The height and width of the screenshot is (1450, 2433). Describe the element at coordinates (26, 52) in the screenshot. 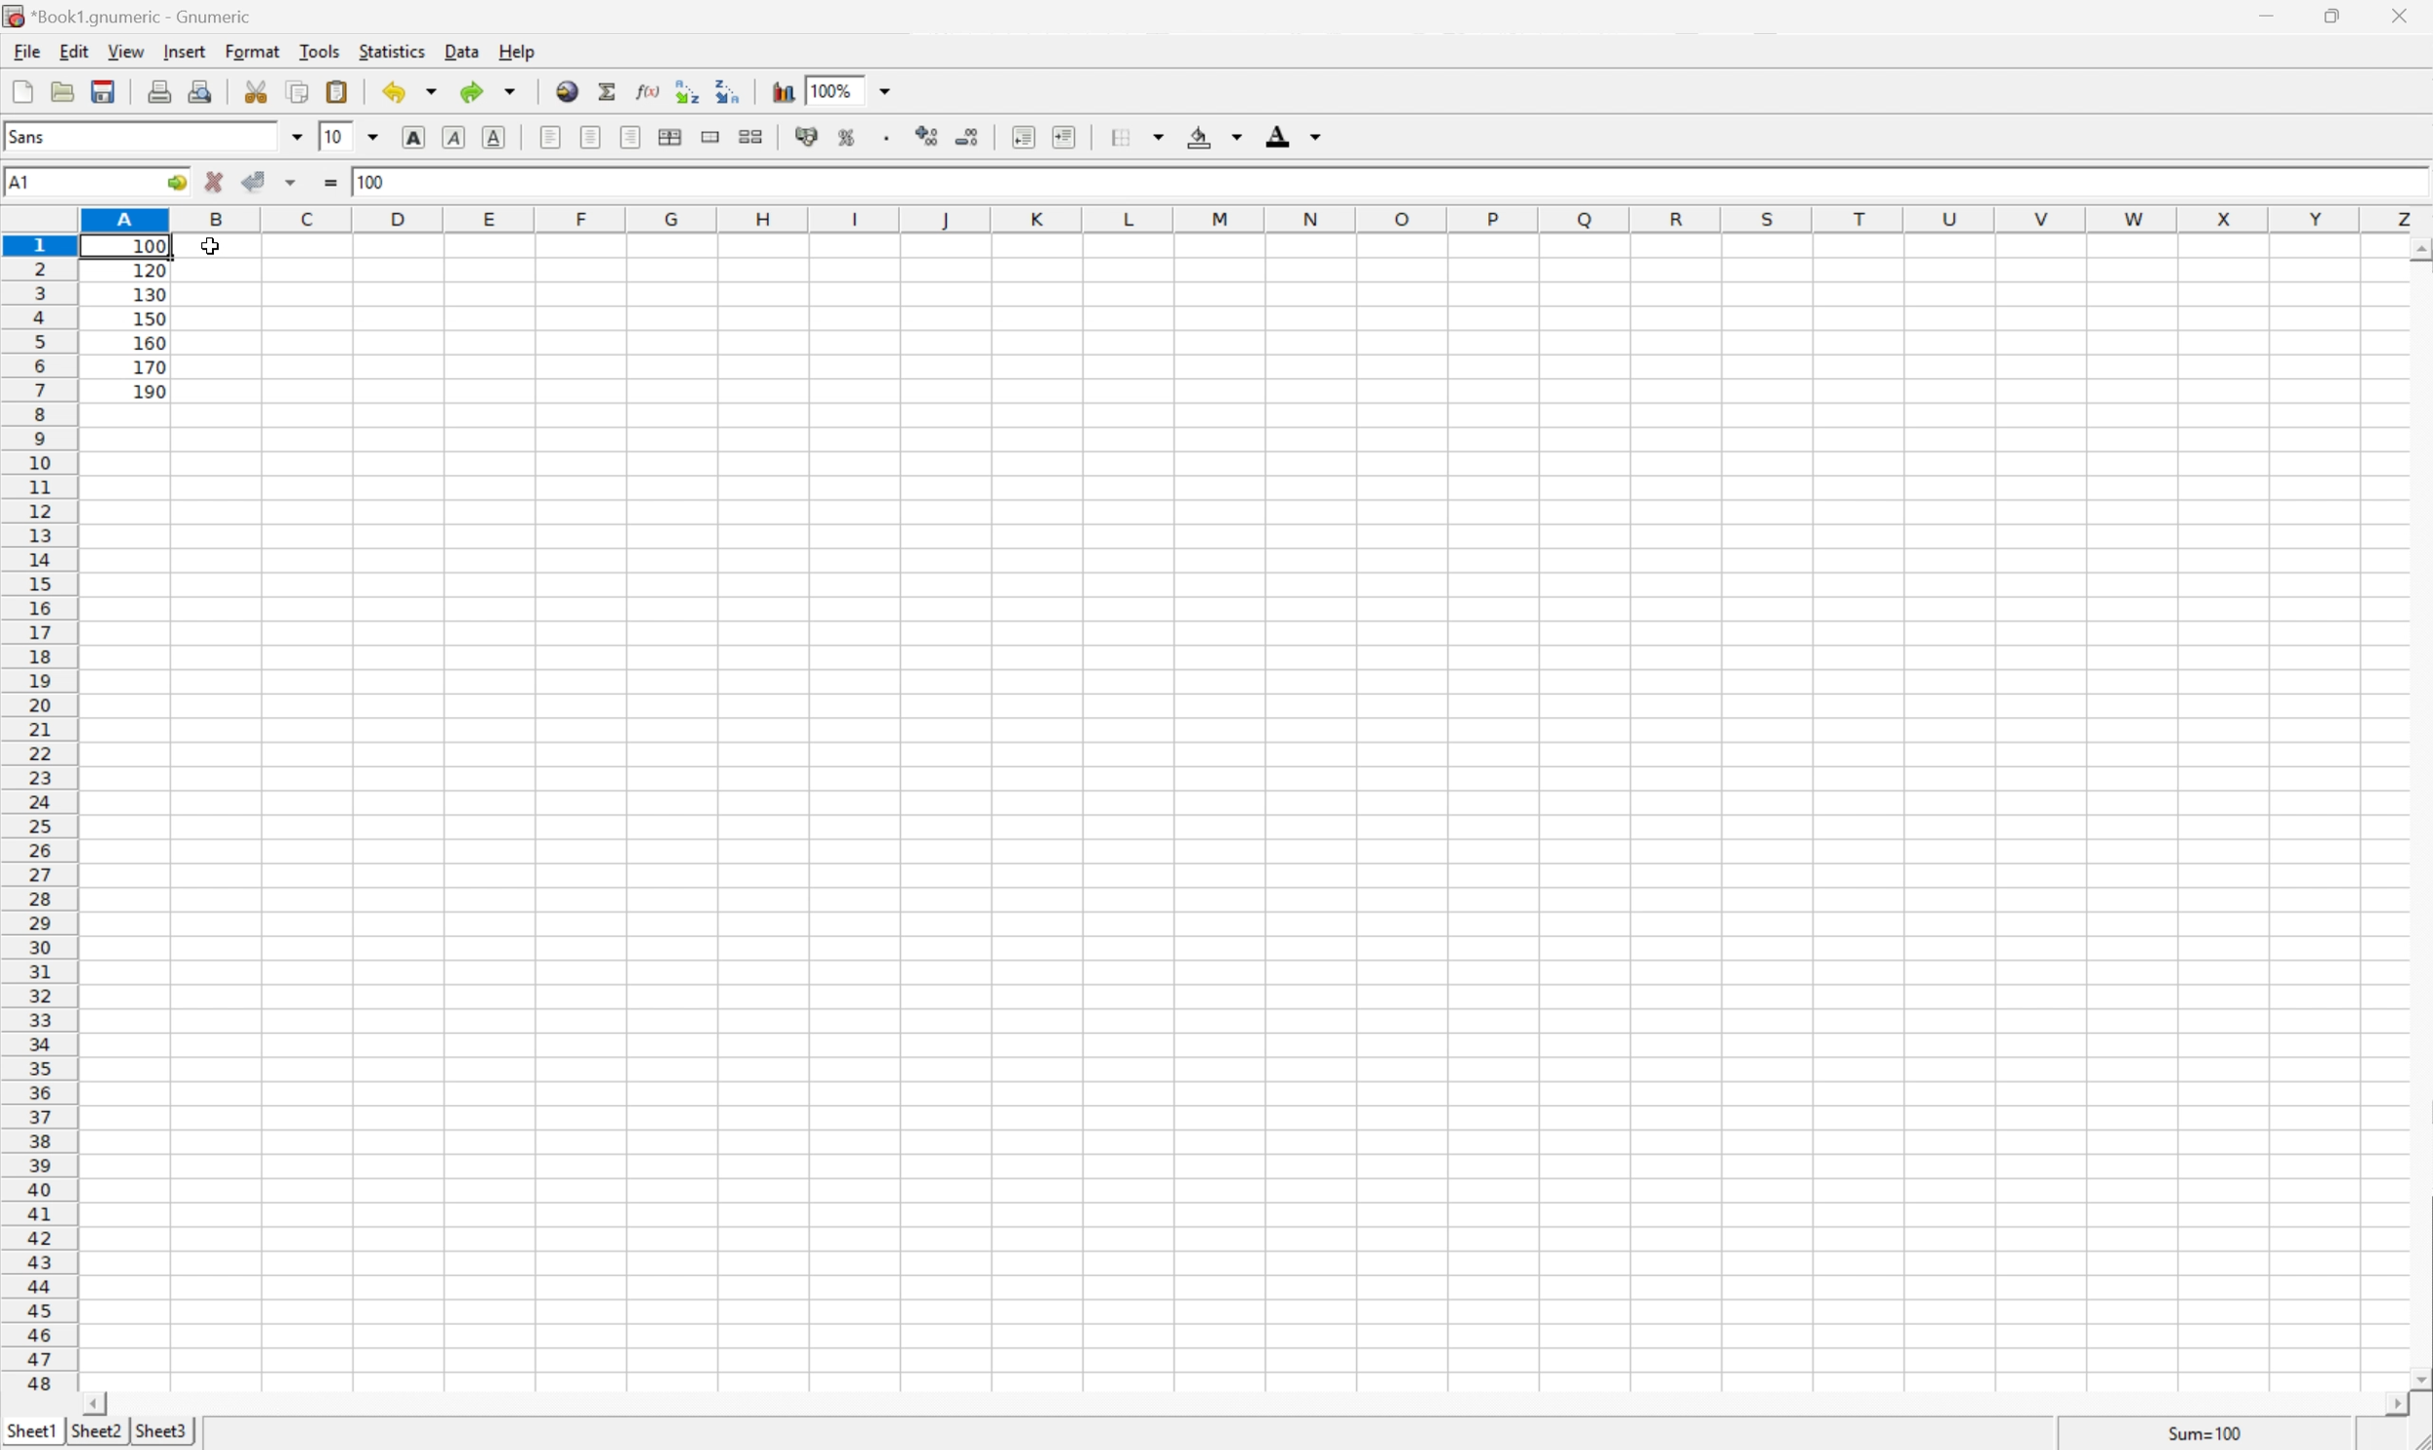

I see `File` at that location.